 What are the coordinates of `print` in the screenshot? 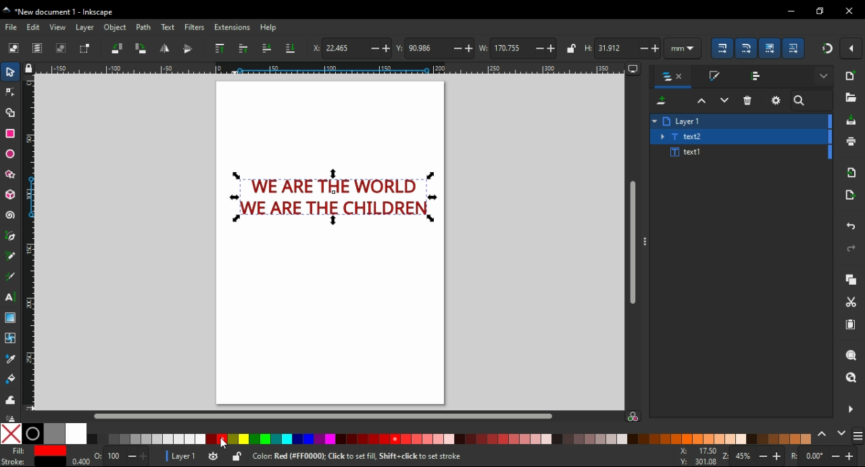 It's located at (851, 142).